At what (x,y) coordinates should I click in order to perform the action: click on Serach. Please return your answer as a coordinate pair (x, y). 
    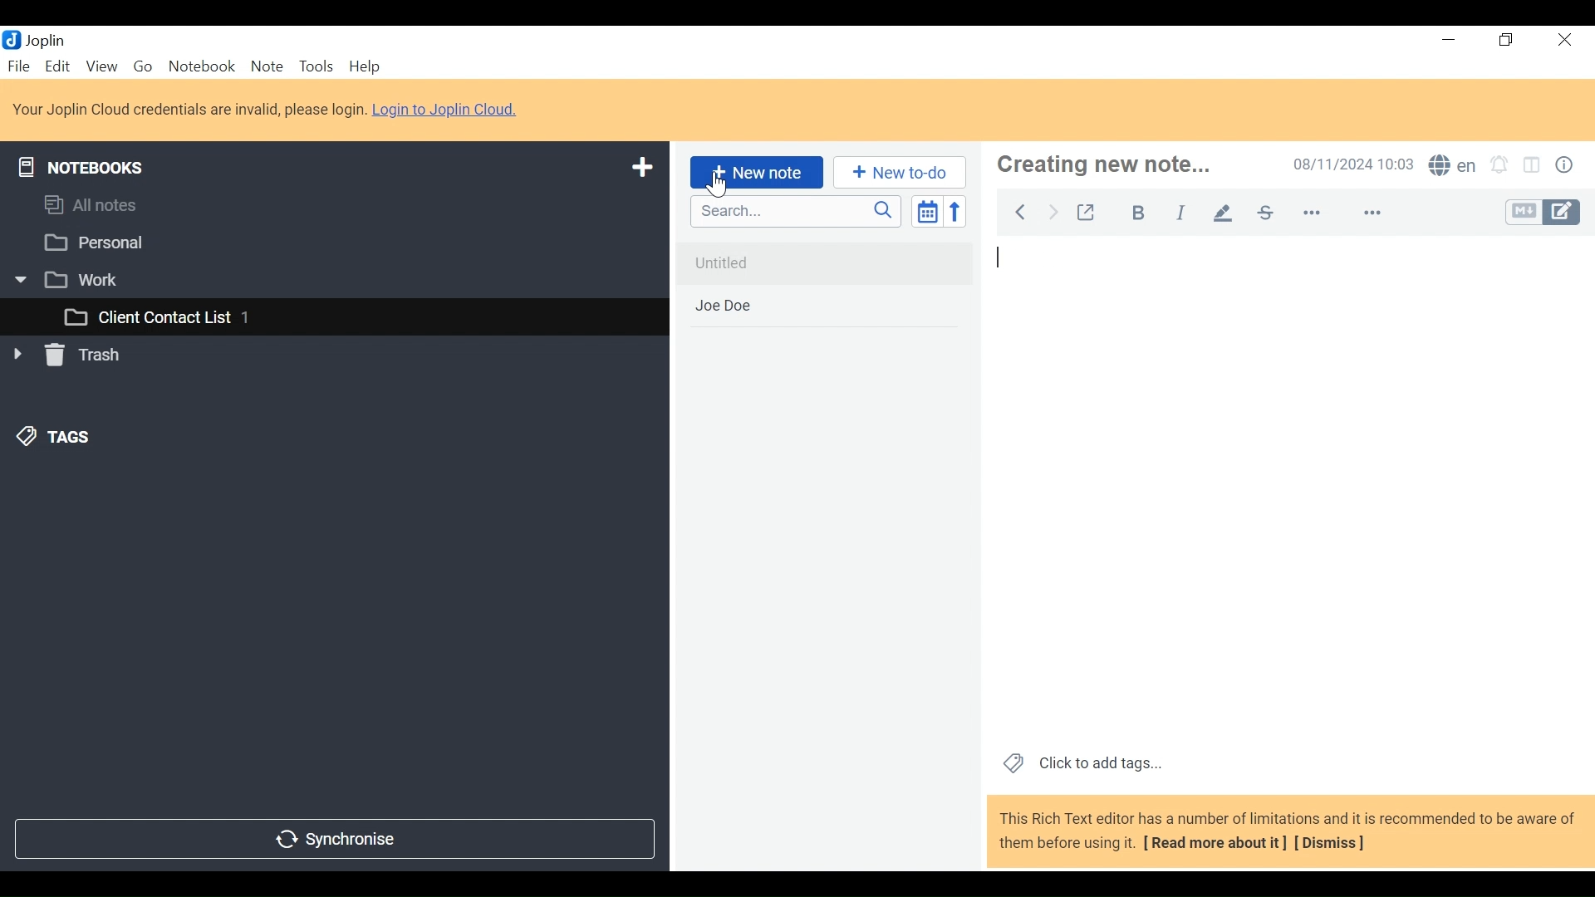
    Looking at the image, I should click on (796, 212).